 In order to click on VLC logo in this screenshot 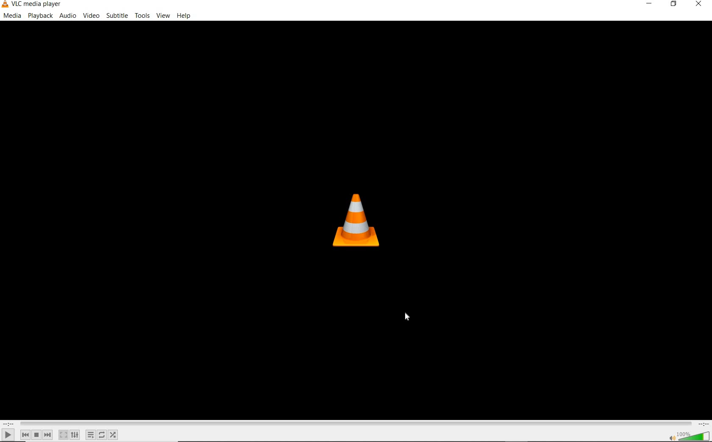, I will do `click(354, 219)`.